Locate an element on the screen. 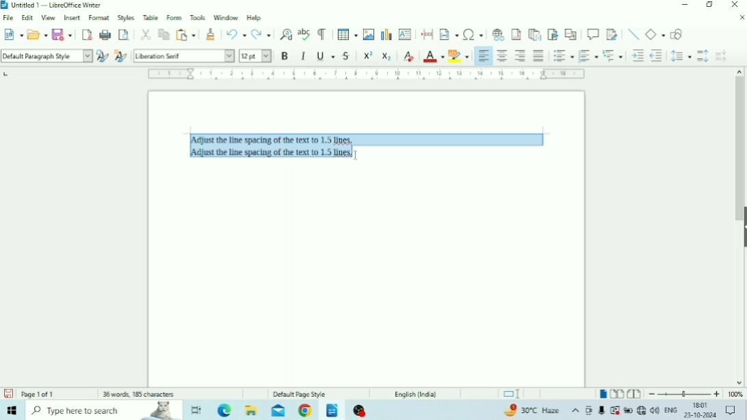  Zoom Factor is located at coordinates (737, 394).